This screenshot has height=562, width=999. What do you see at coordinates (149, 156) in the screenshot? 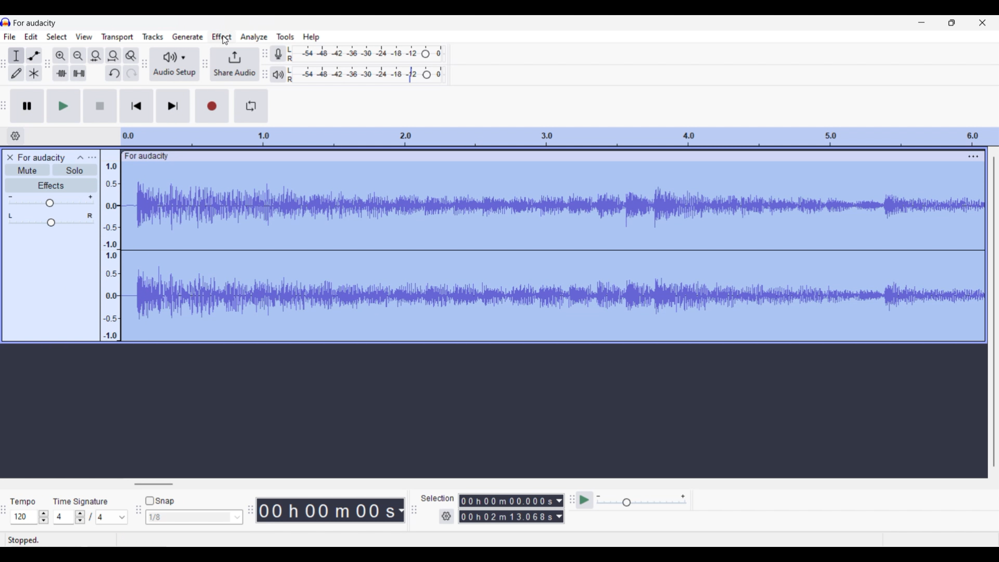
I see `for audacity` at bounding box center [149, 156].